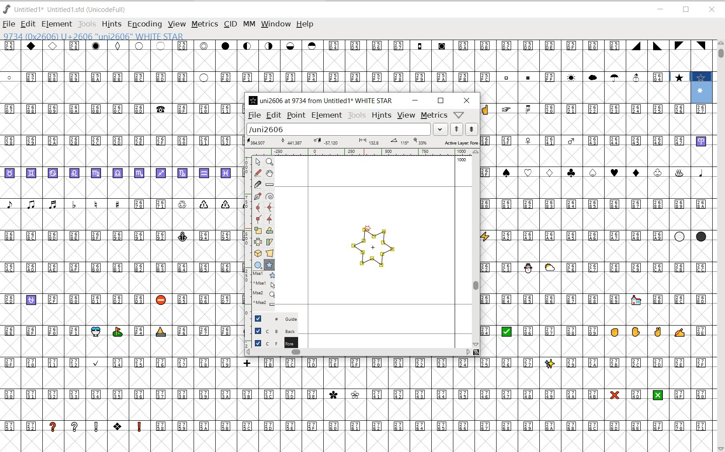 The width and height of the screenshot is (725, 452). Describe the element at coordinates (406, 116) in the screenshot. I see `VIEW` at that location.